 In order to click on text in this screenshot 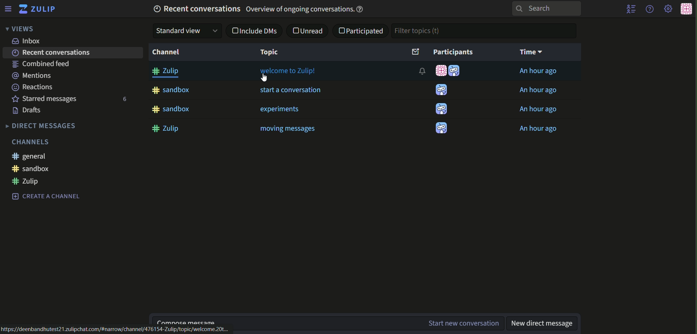, I will do `click(291, 91)`.